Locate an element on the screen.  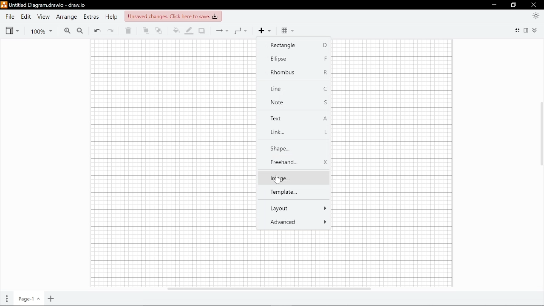
Advanced is located at coordinates (292, 223).